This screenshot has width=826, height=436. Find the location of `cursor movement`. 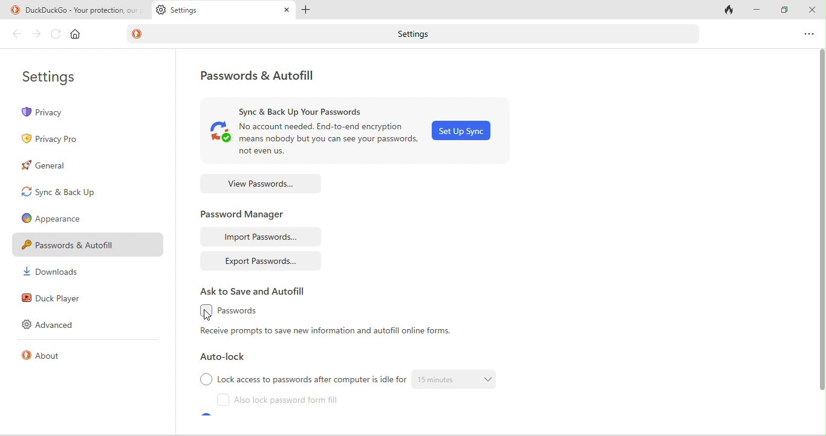

cursor movement is located at coordinates (209, 315).